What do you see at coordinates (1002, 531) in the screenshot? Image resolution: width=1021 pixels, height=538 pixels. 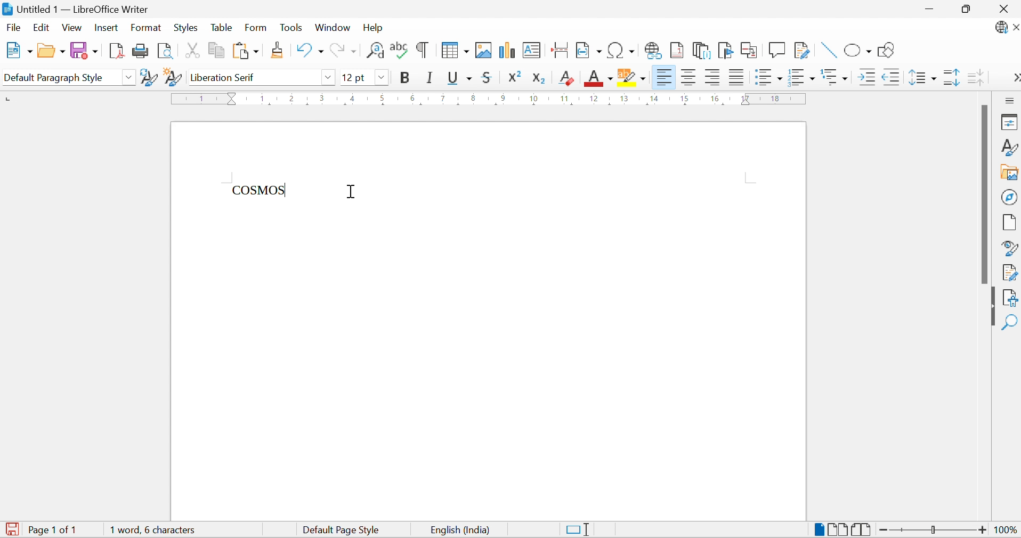 I see `100%` at bounding box center [1002, 531].